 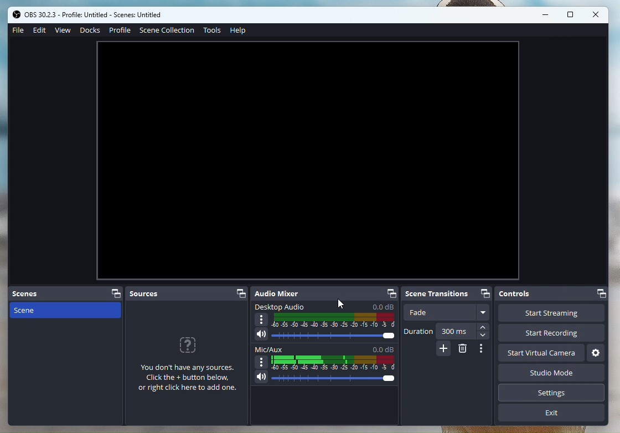 What do you see at coordinates (595, 14) in the screenshot?
I see `Close` at bounding box center [595, 14].